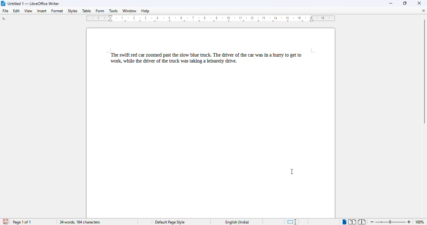 This screenshot has width=427, height=225. What do you see at coordinates (22, 222) in the screenshot?
I see `page 1 of 1` at bounding box center [22, 222].